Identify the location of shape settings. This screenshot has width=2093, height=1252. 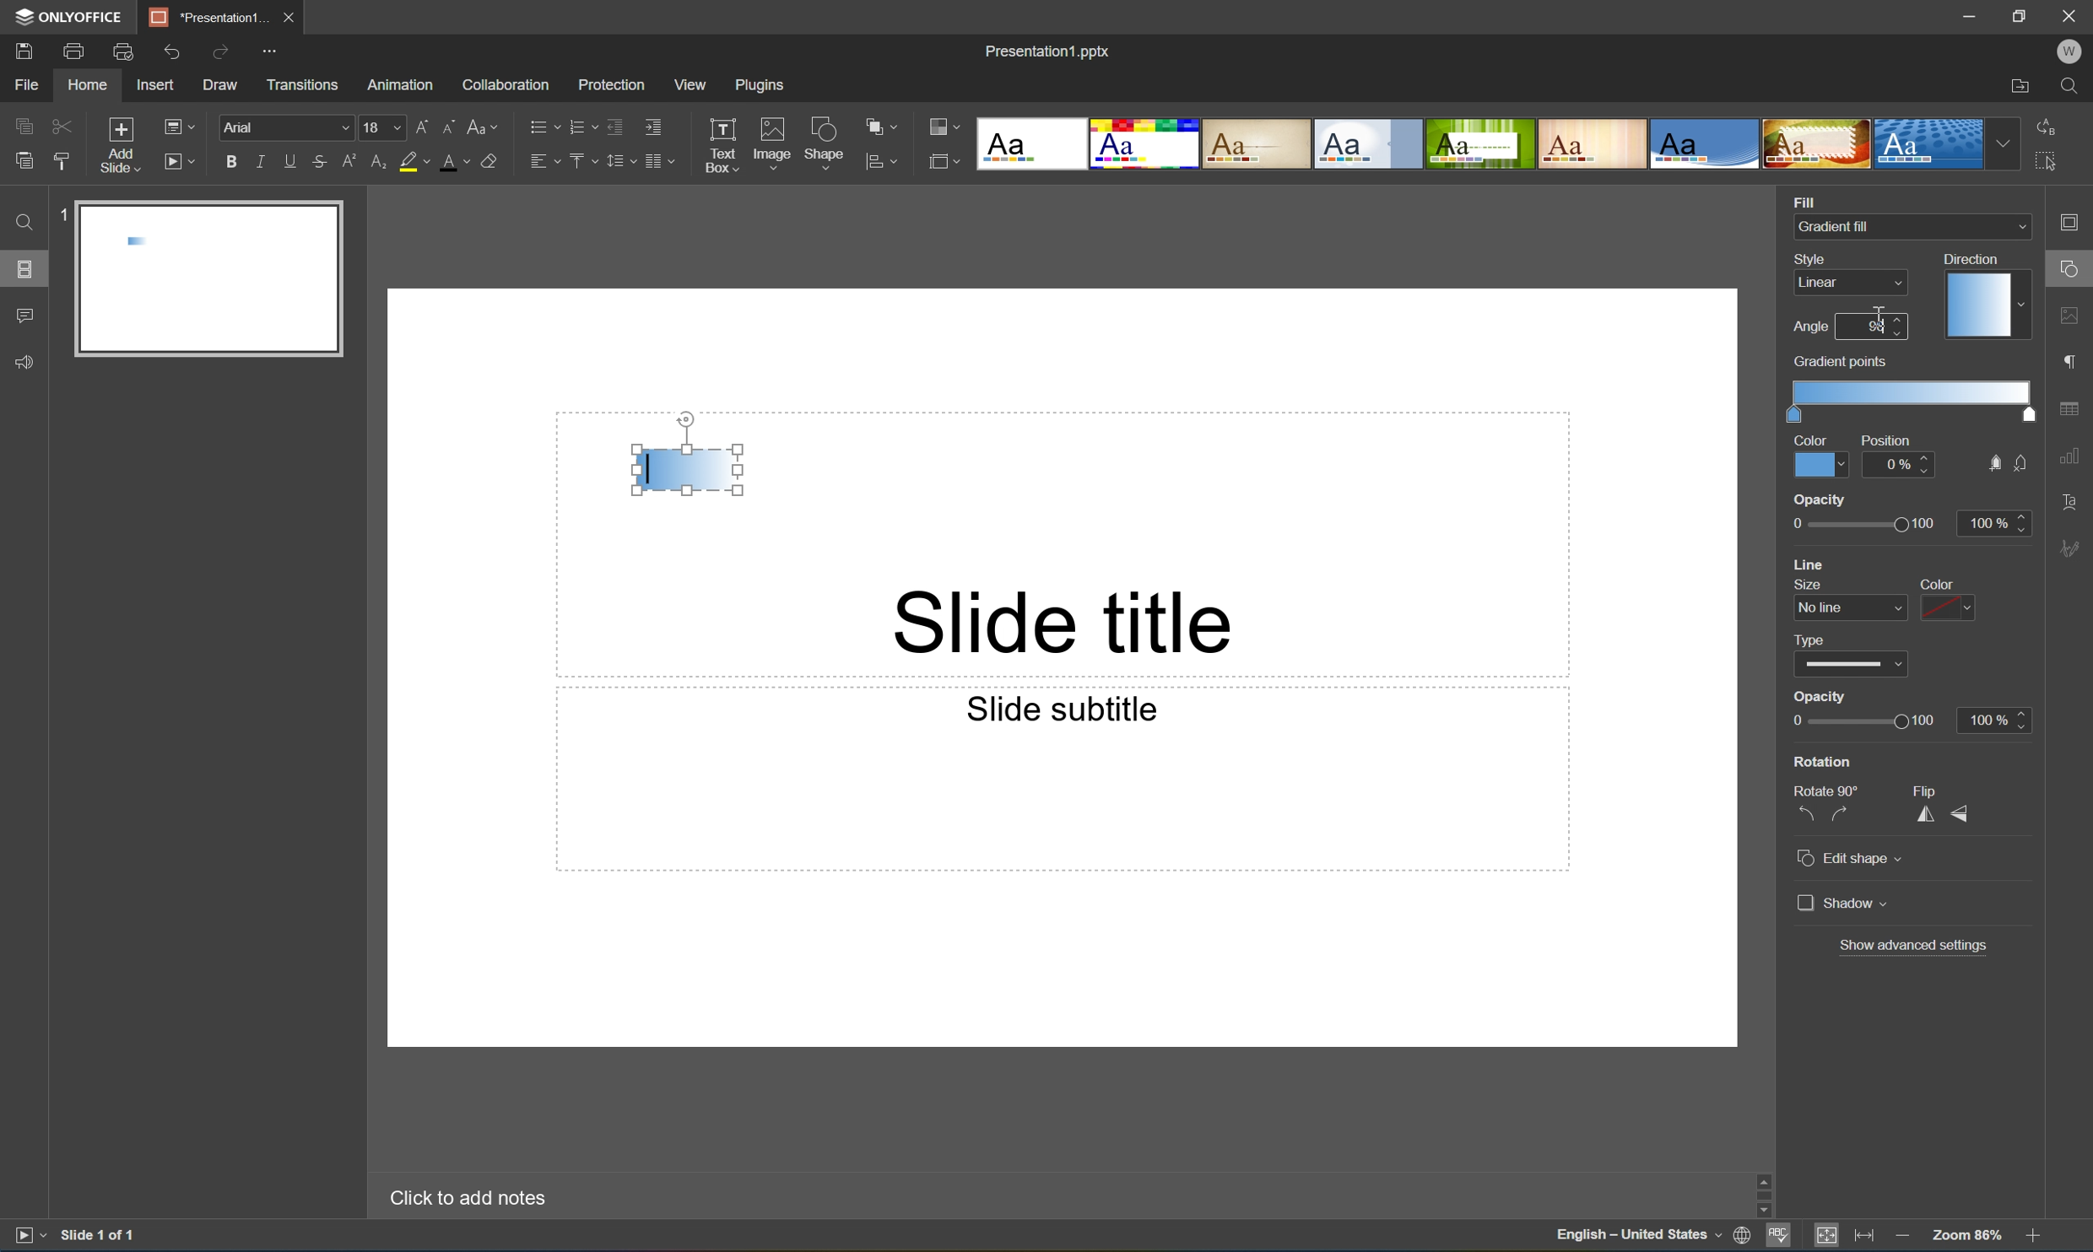
(2072, 270).